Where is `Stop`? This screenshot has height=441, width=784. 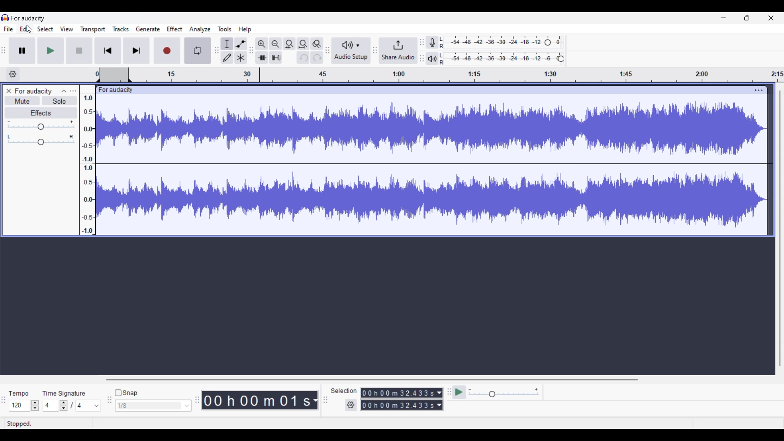
Stop is located at coordinates (80, 51).